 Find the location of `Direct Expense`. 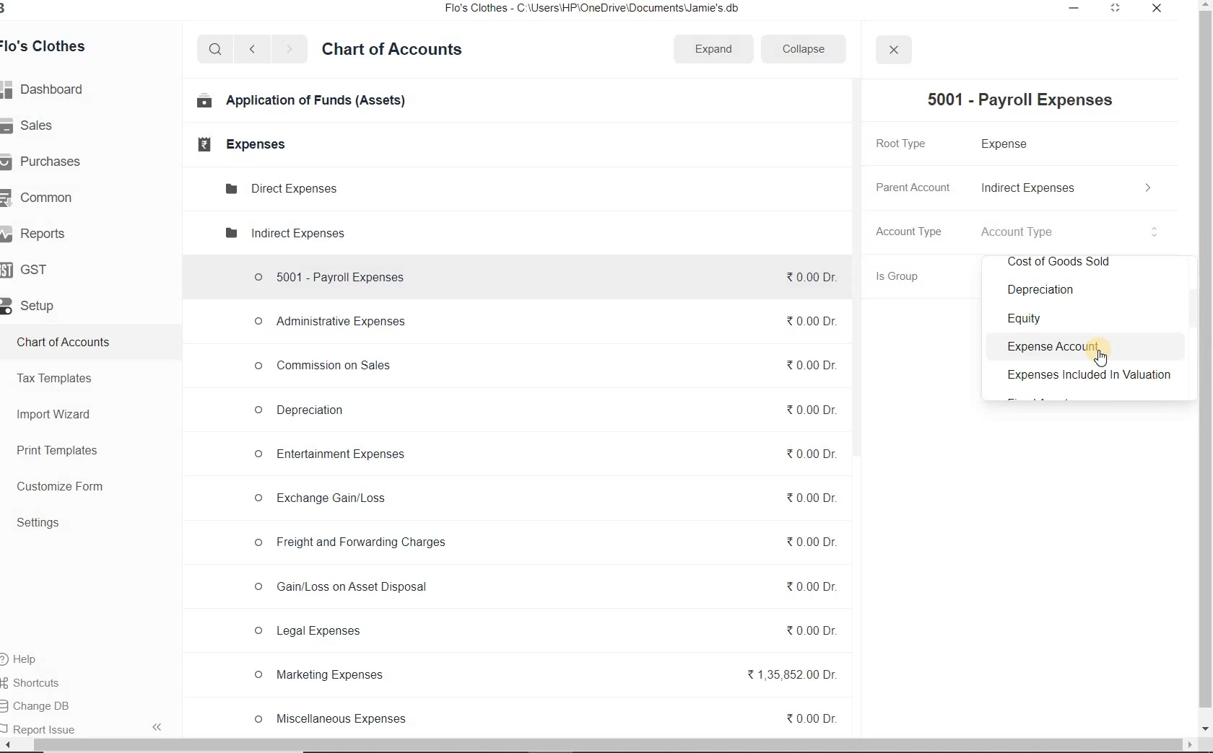

Direct Expense is located at coordinates (280, 188).